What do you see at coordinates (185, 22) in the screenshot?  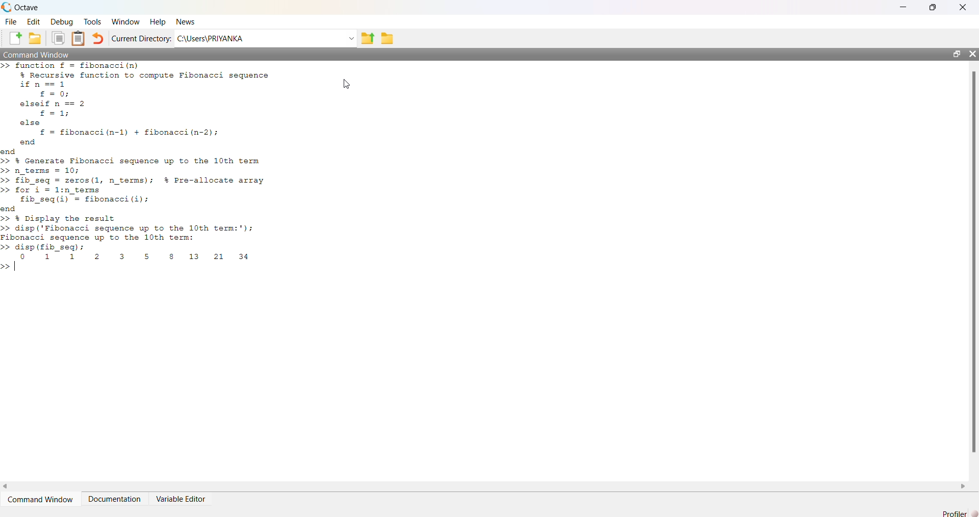 I see `News` at bounding box center [185, 22].